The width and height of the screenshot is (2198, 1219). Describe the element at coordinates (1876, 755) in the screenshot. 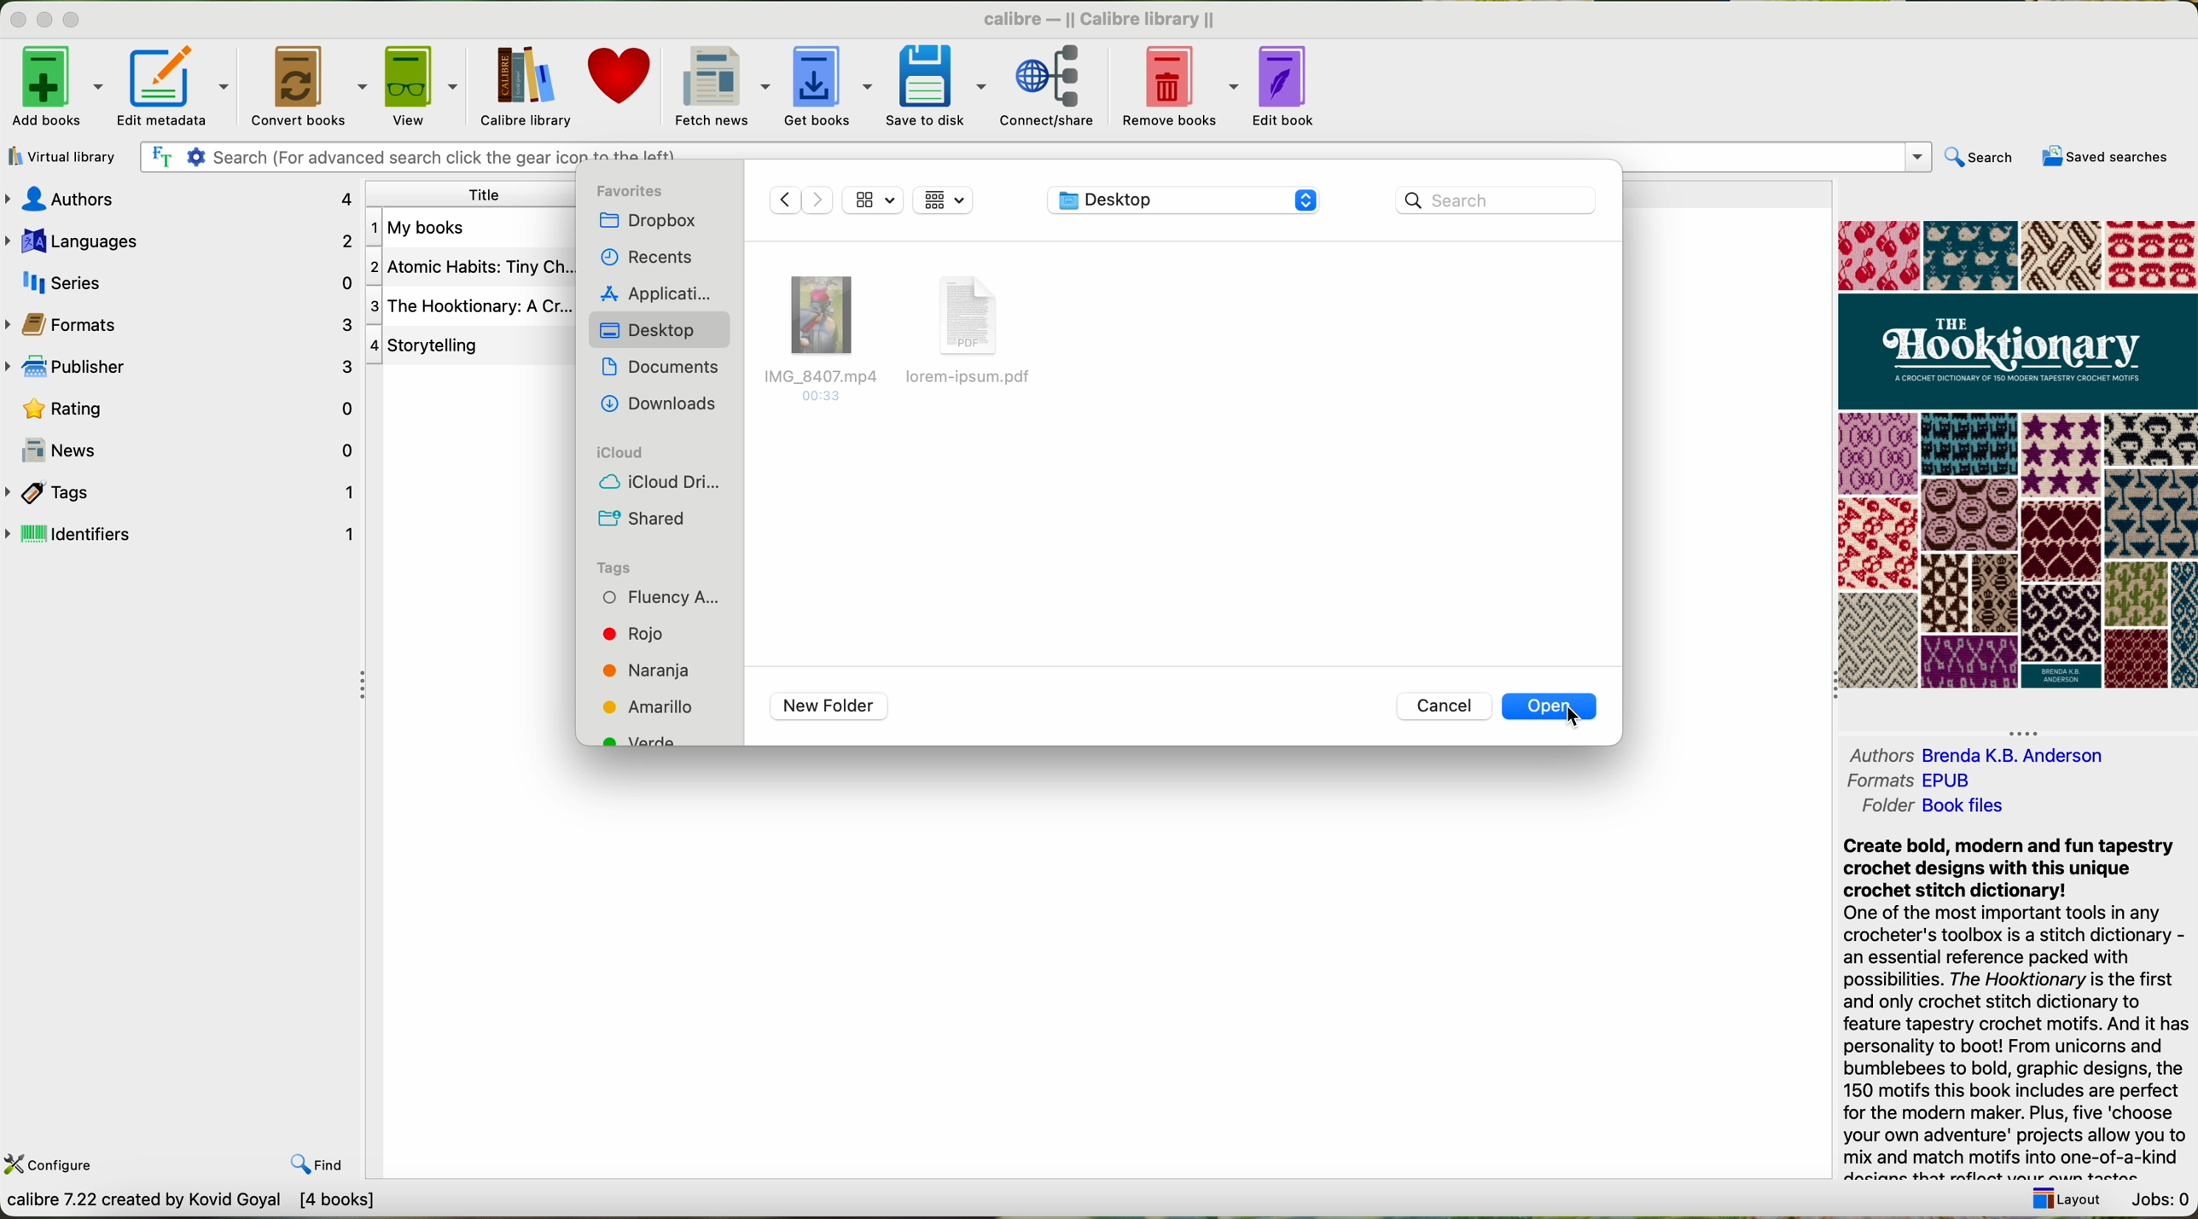

I see `authors` at that location.